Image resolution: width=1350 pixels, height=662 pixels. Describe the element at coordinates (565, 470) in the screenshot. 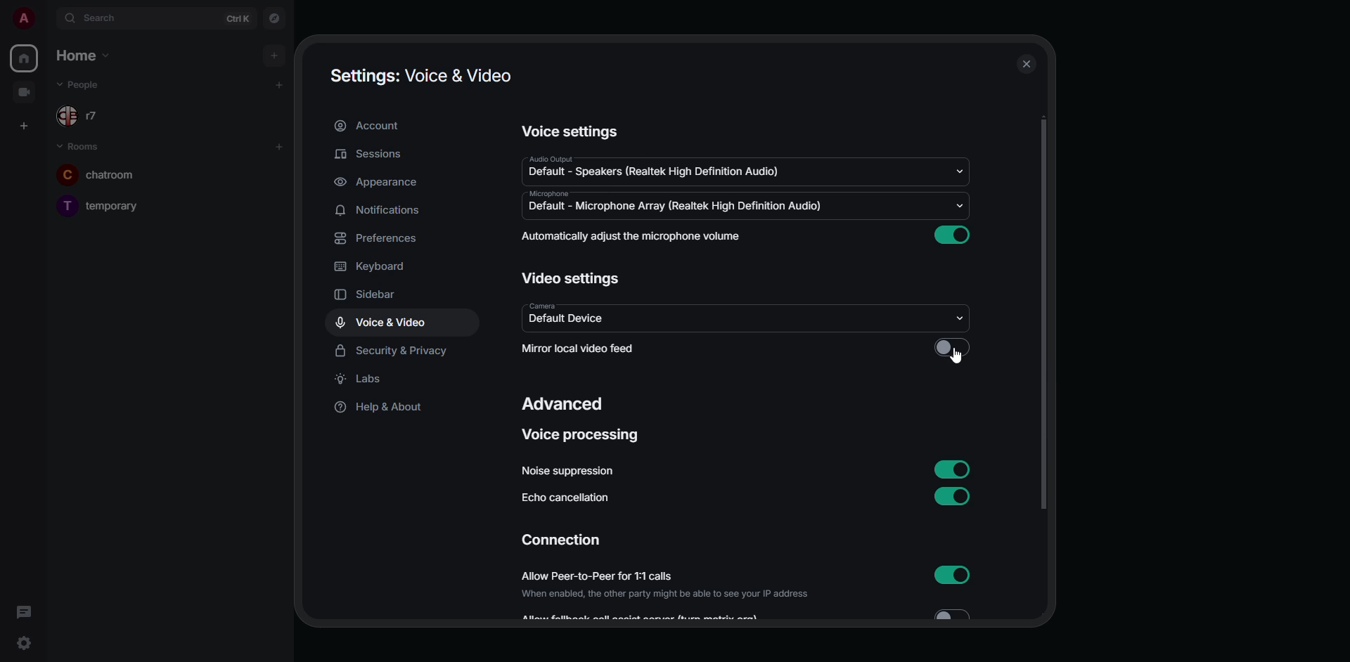

I see `noise suppression` at that location.